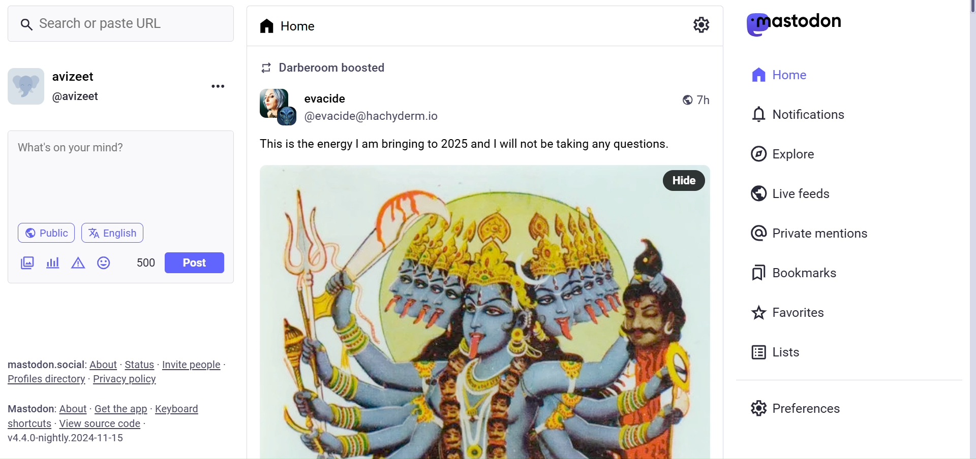  I want to click on Search bar, so click(119, 23).